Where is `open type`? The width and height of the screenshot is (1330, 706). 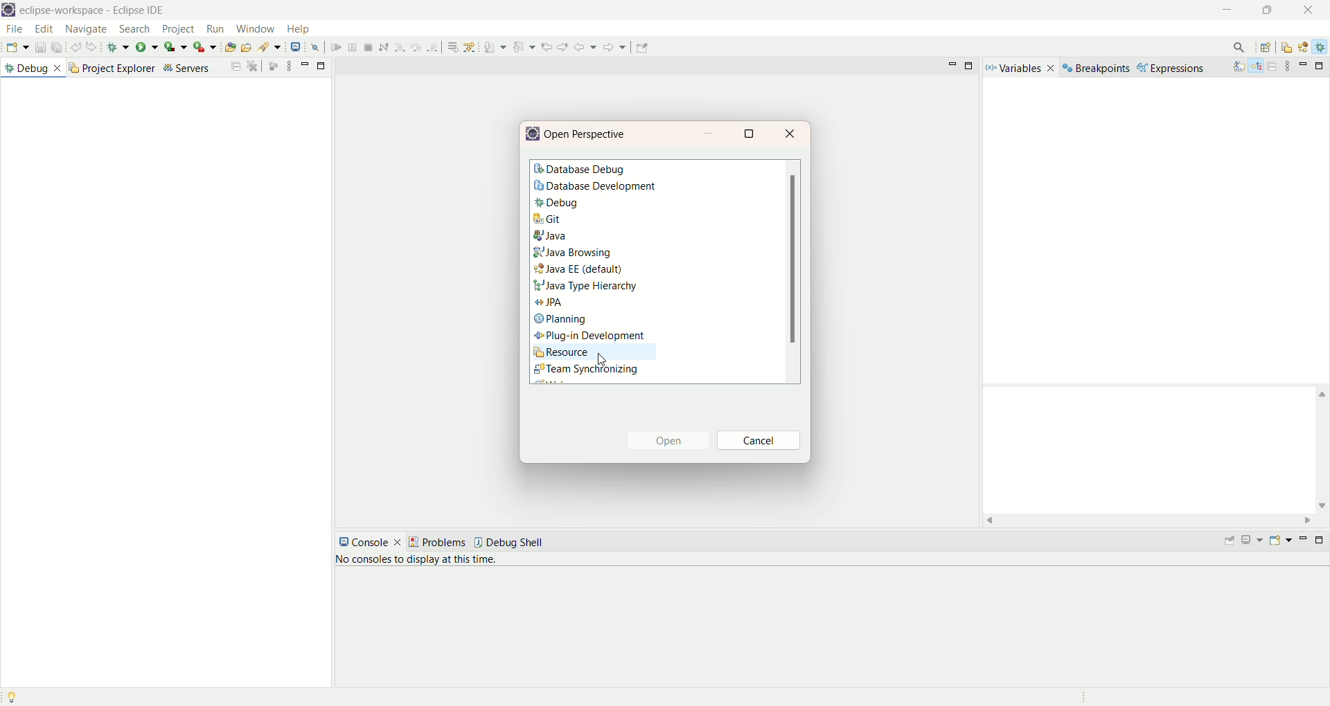 open type is located at coordinates (291, 48).